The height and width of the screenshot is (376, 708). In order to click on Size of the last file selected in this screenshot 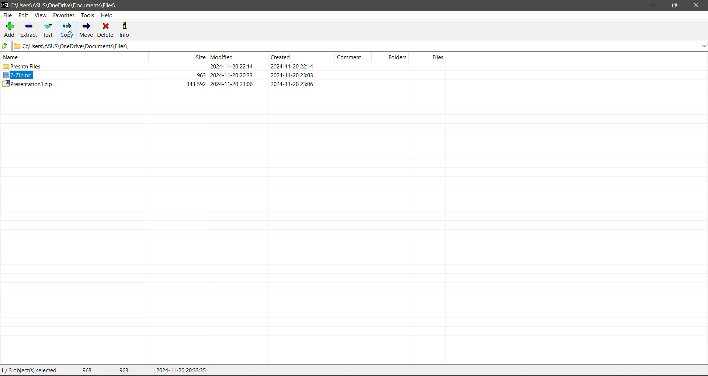, I will do `click(124, 370)`.